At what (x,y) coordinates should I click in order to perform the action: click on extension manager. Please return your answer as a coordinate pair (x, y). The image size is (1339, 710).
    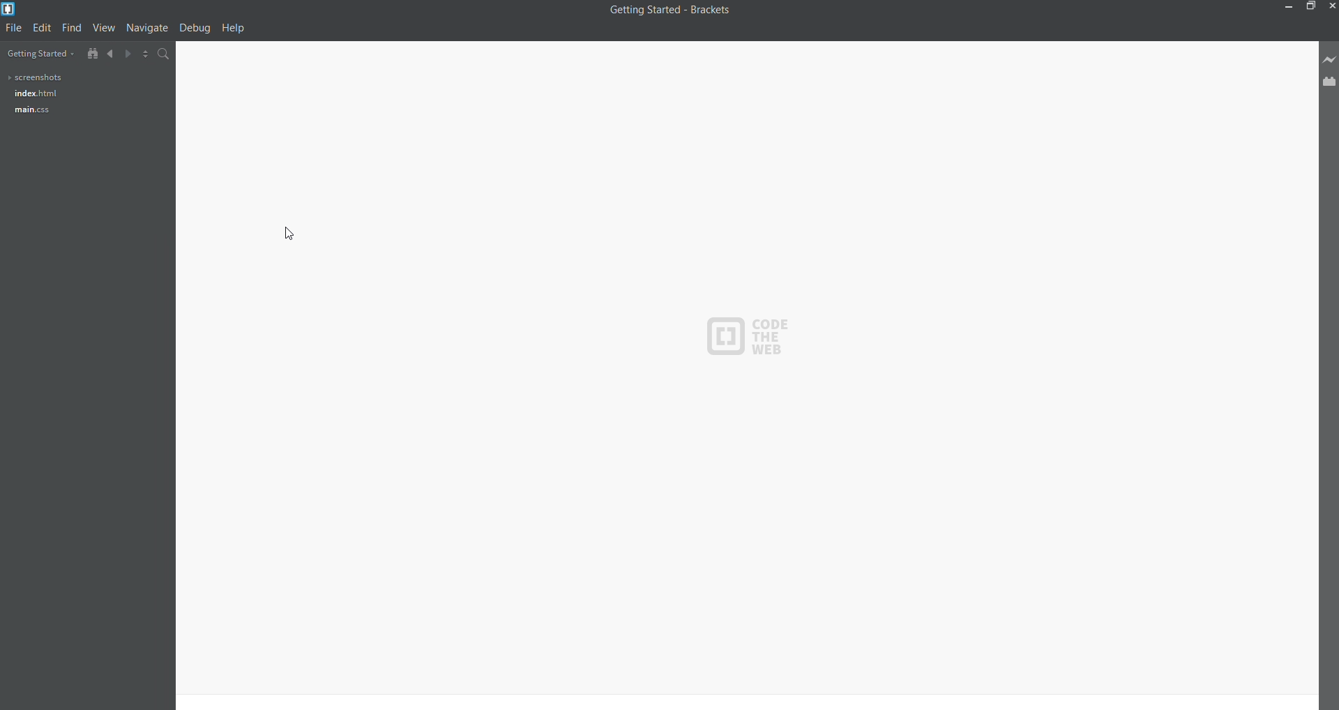
    Looking at the image, I should click on (1329, 82).